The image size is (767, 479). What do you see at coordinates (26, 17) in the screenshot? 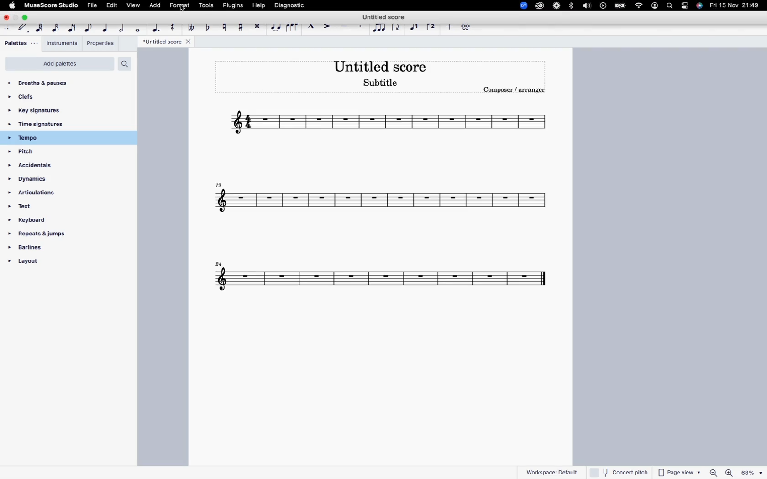
I see `maximize` at bounding box center [26, 17].